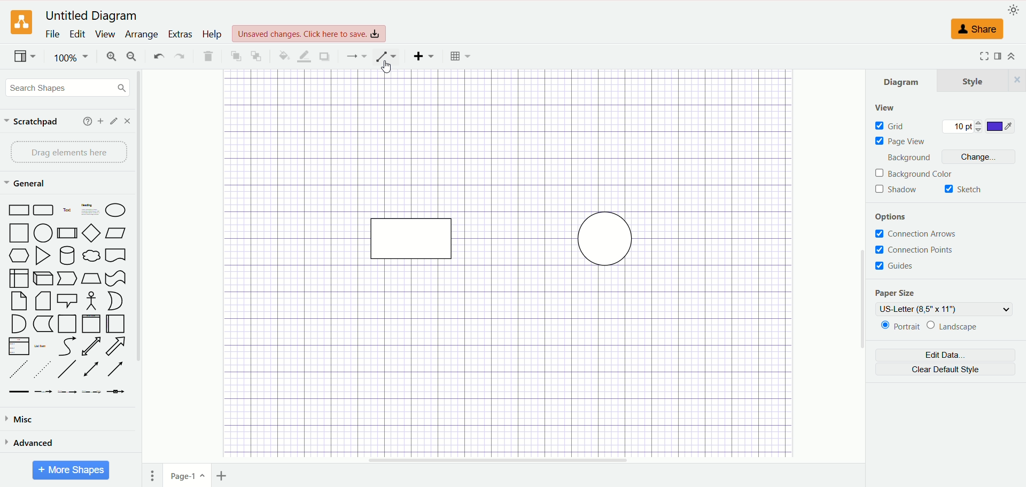 Image resolution: width=1026 pixels, height=487 pixels. What do you see at coordinates (44, 394) in the screenshot?
I see `Connector with Label` at bounding box center [44, 394].